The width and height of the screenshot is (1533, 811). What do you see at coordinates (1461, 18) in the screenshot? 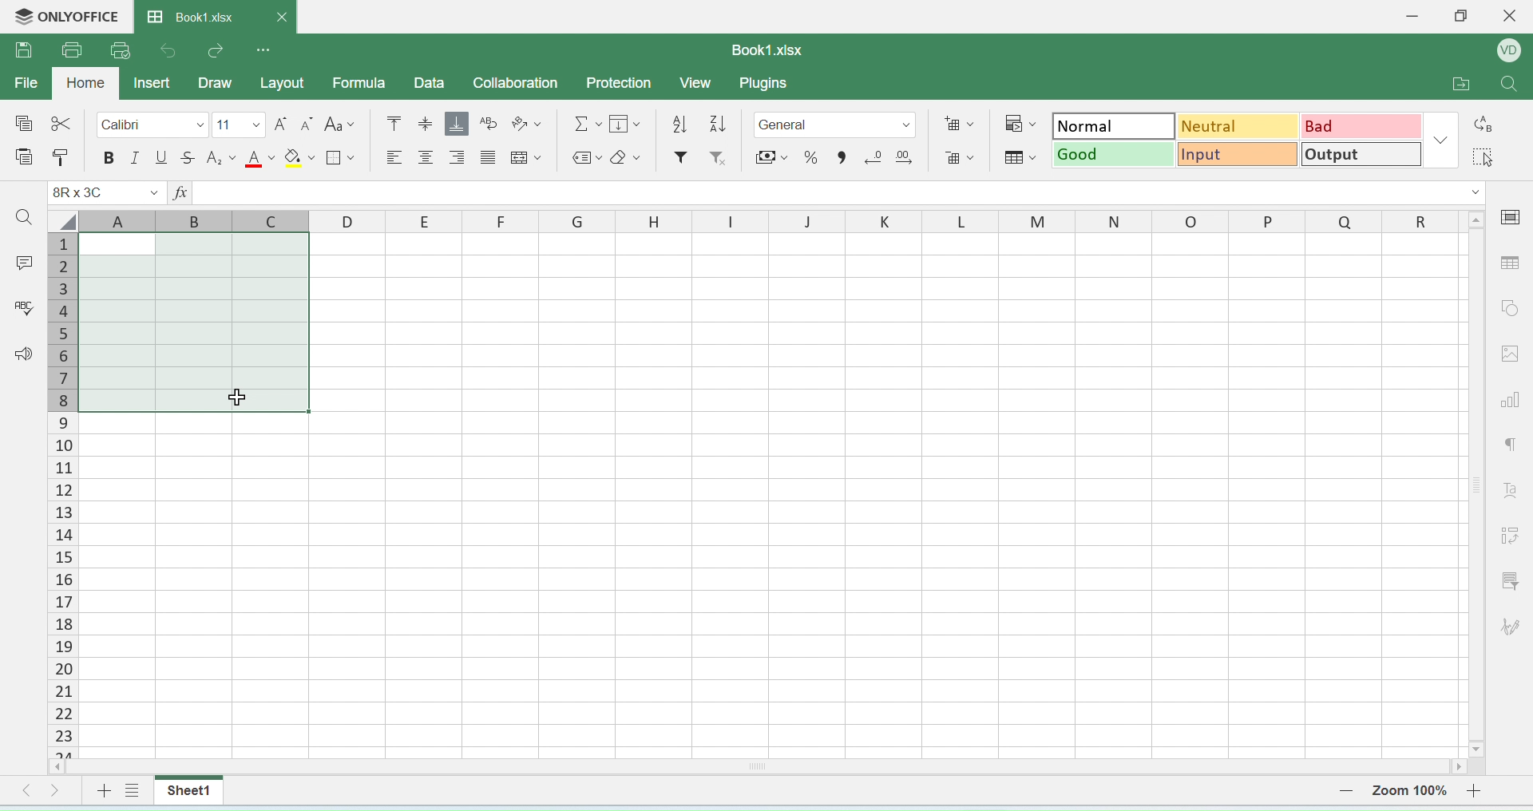
I see `restore` at bounding box center [1461, 18].